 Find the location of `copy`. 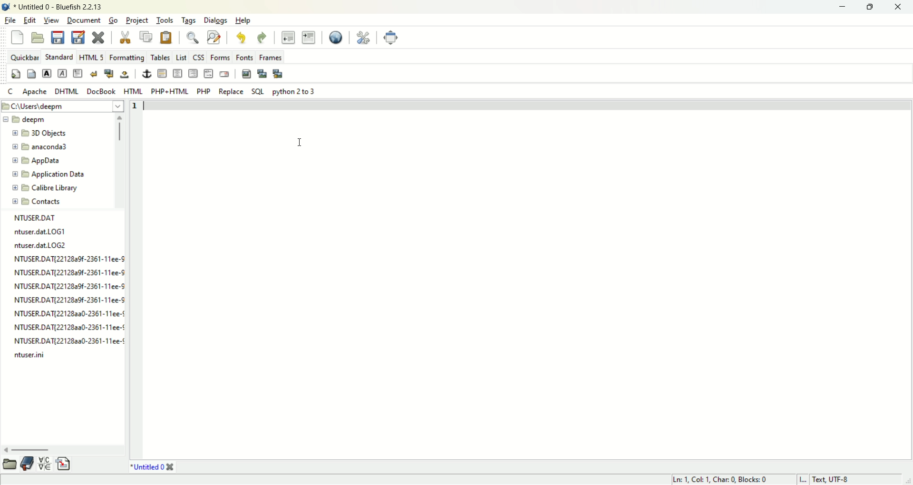

copy is located at coordinates (145, 36).